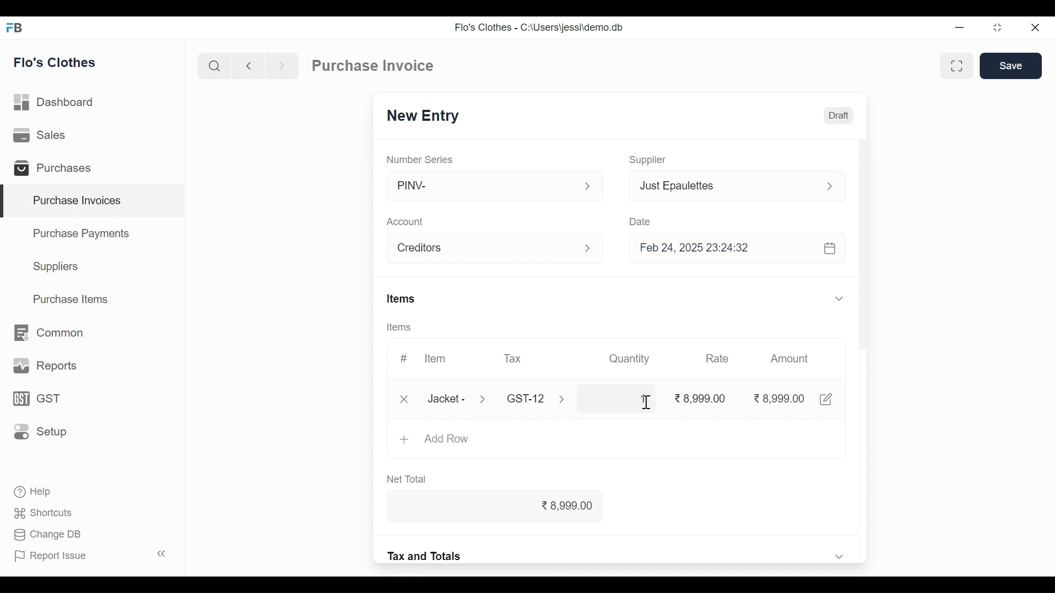 Image resolution: width=1055 pixels, height=593 pixels. What do you see at coordinates (954, 67) in the screenshot?
I see `Toggle between form and full width` at bounding box center [954, 67].